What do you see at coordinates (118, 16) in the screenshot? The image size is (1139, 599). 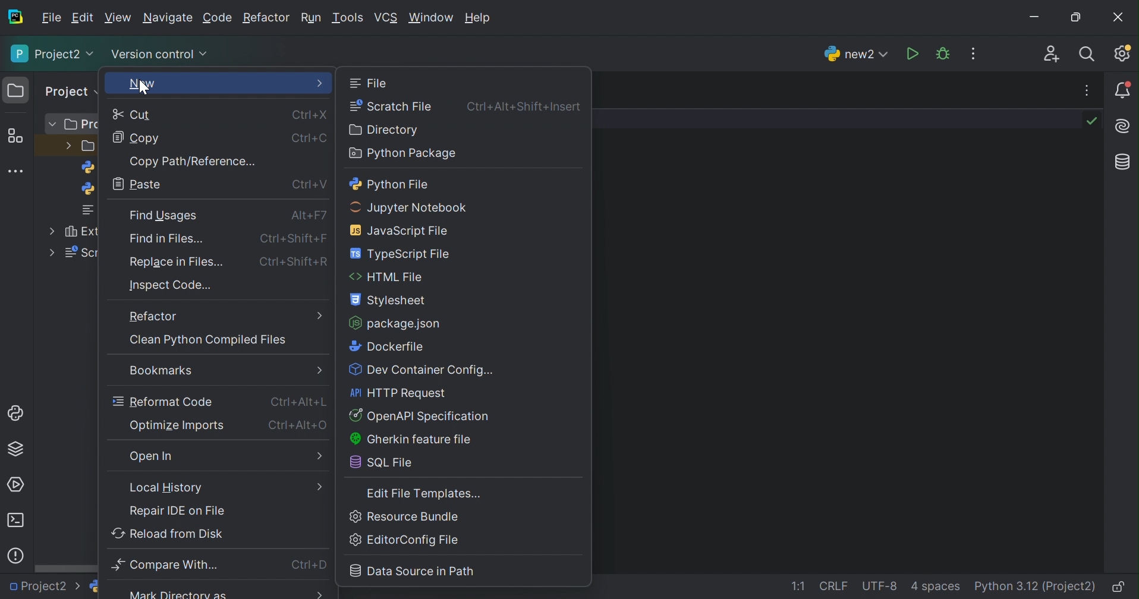 I see `Edit` at bounding box center [118, 16].